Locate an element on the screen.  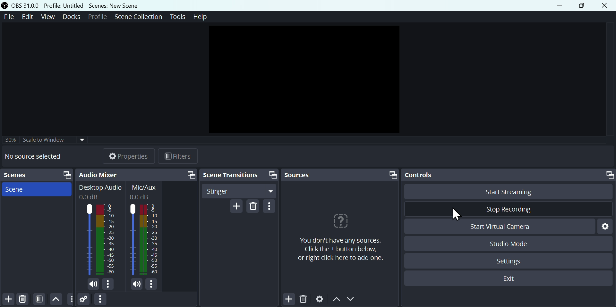
maximize is located at coordinates (67, 175).